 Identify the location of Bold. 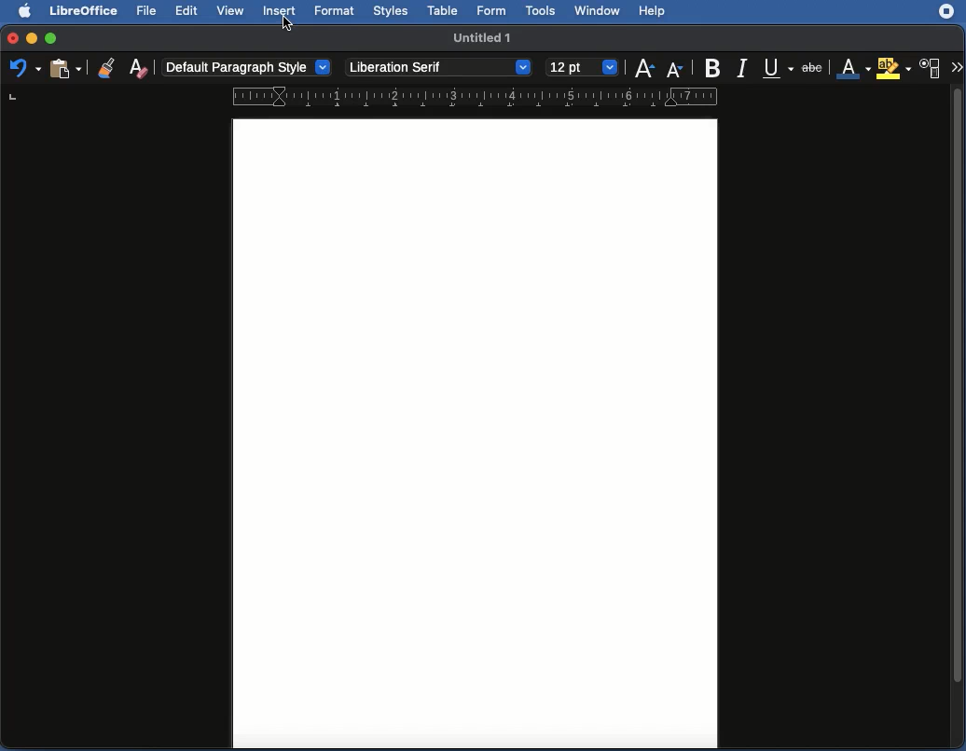
(714, 67).